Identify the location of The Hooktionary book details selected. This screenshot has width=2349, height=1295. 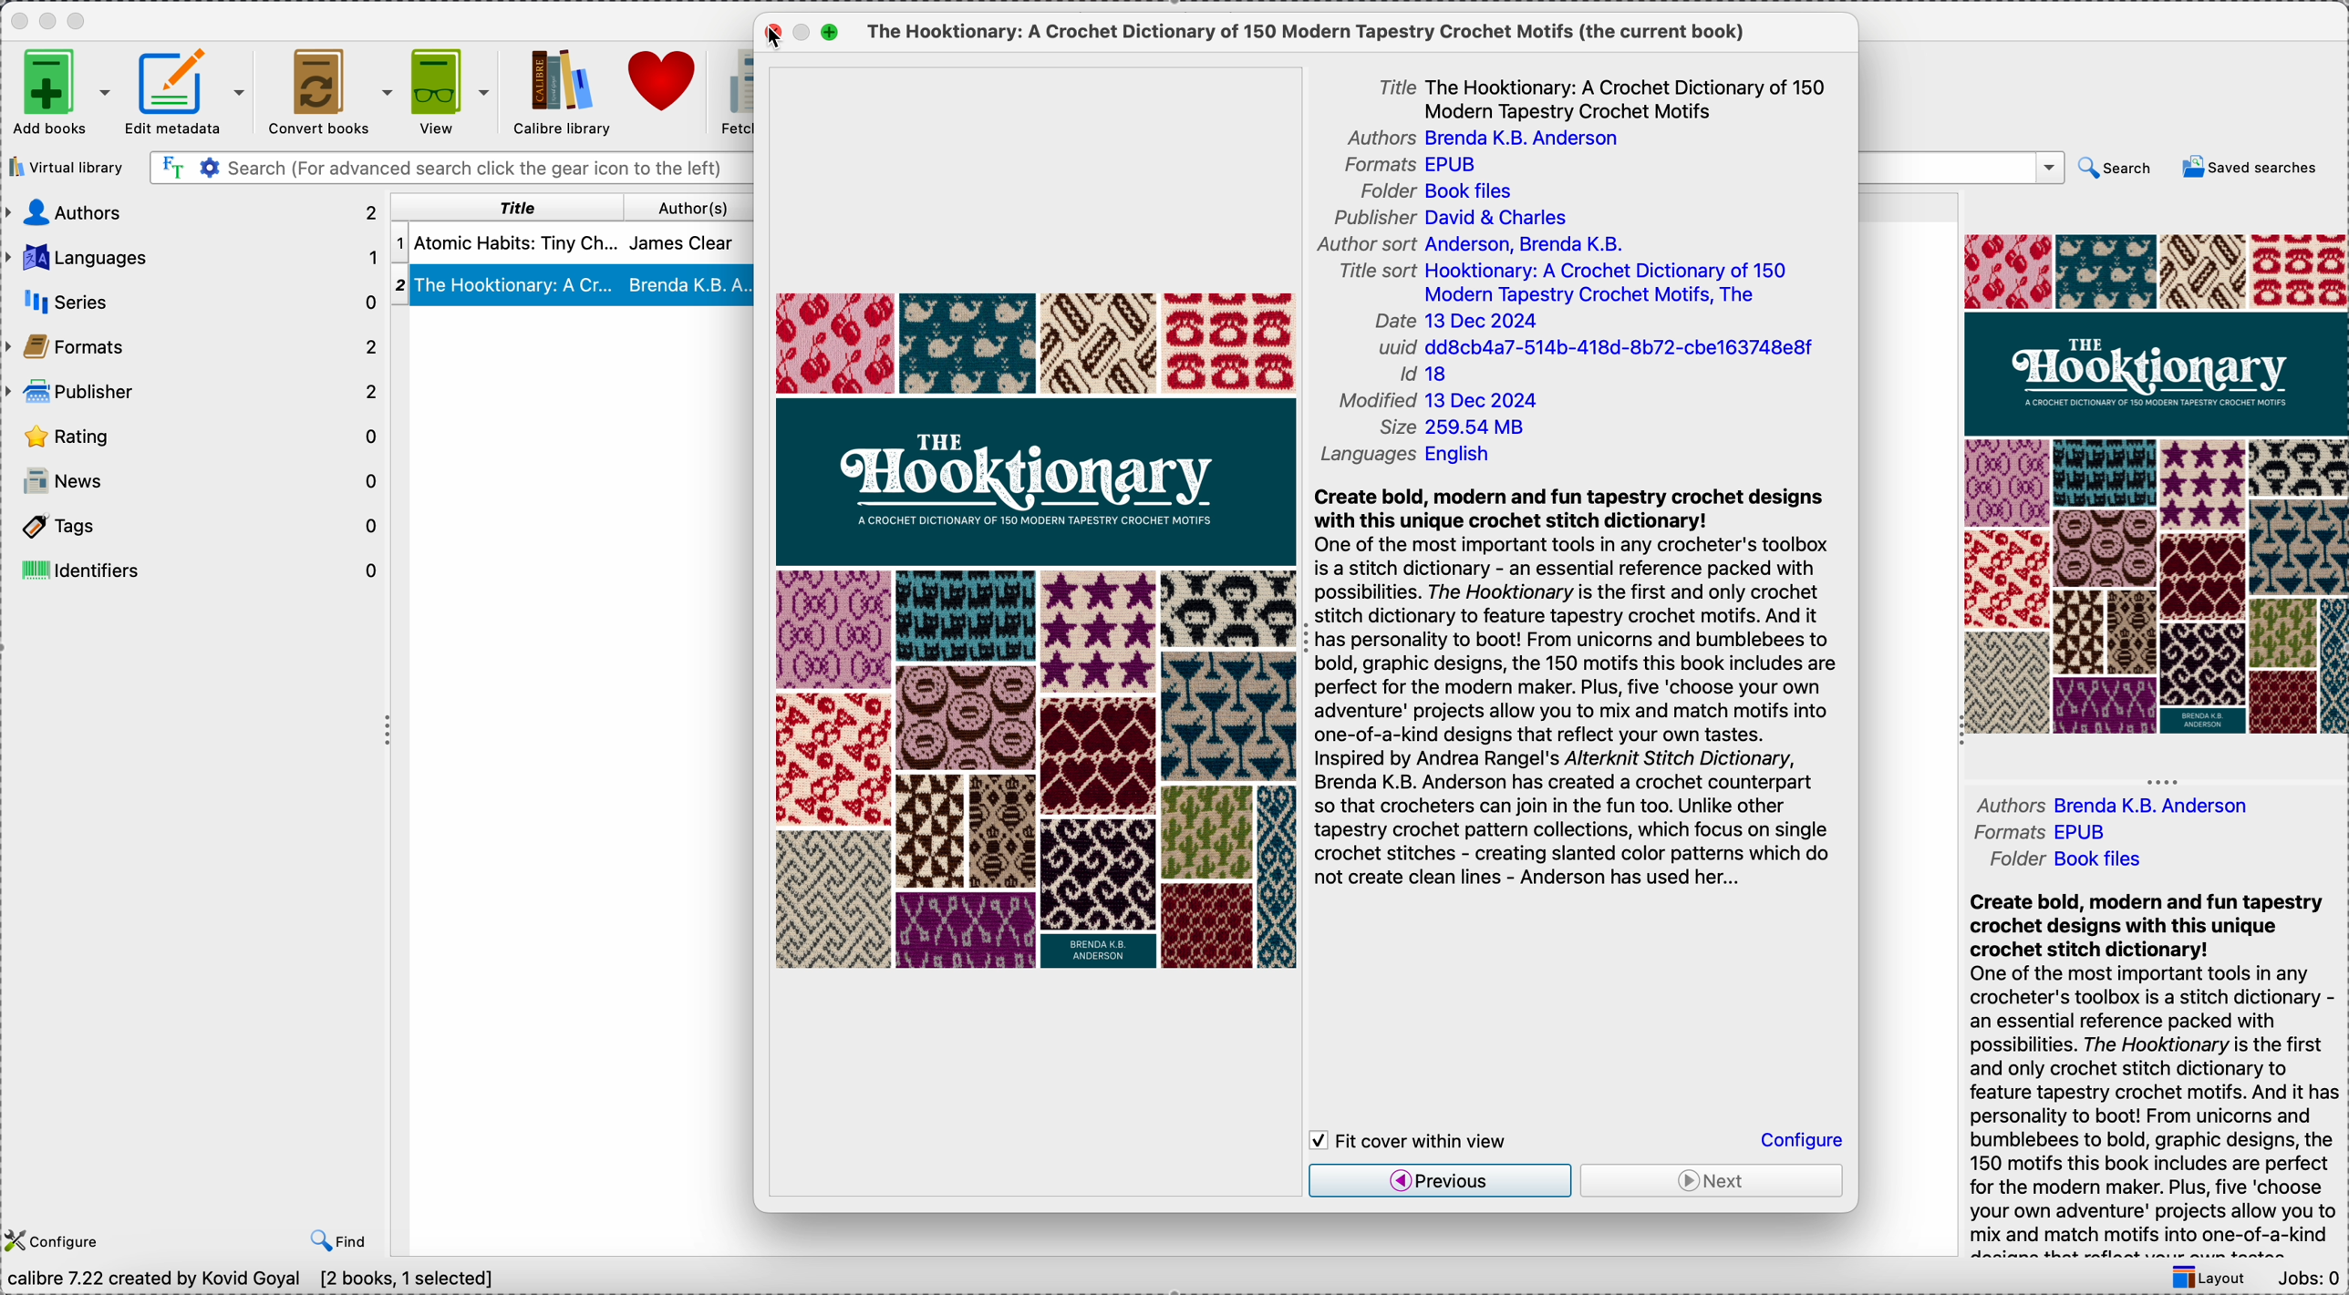
(574, 285).